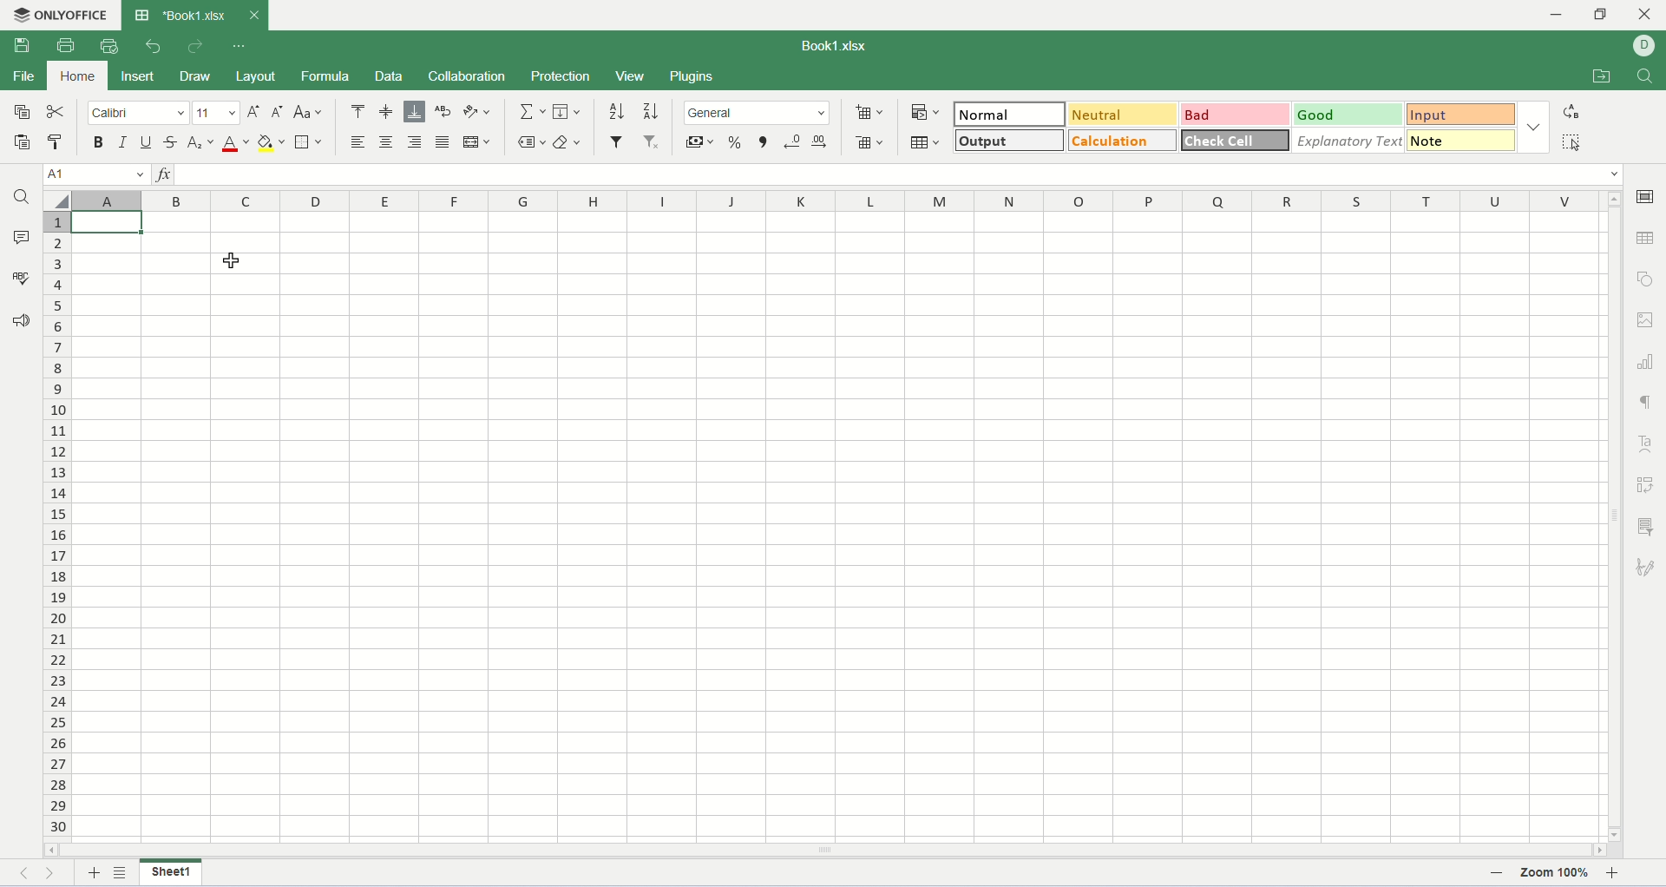  What do you see at coordinates (1649, 194) in the screenshot?
I see `cell settings` at bounding box center [1649, 194].